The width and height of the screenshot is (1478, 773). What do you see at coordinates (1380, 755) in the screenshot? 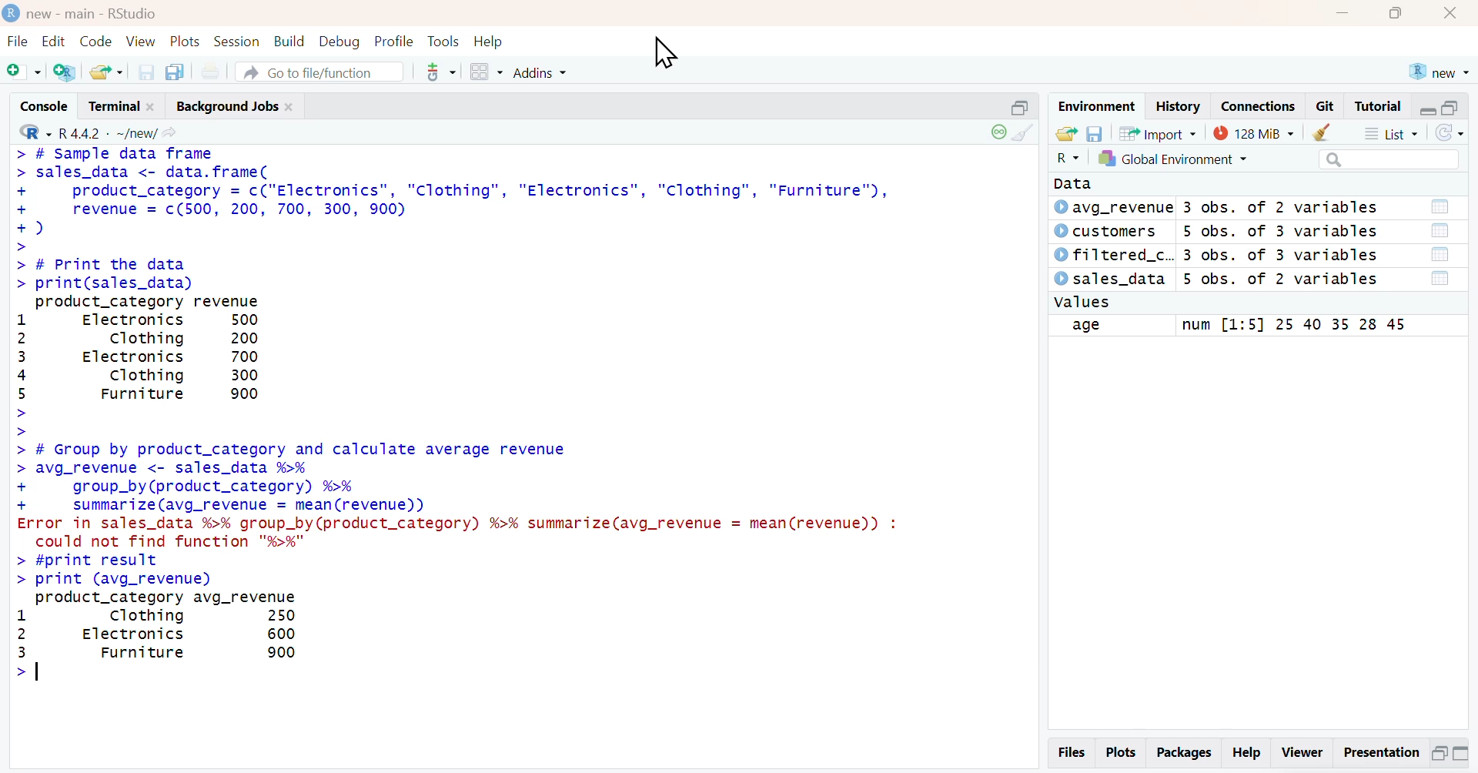
I see `Presentation` at bounding box center [1380, 755].